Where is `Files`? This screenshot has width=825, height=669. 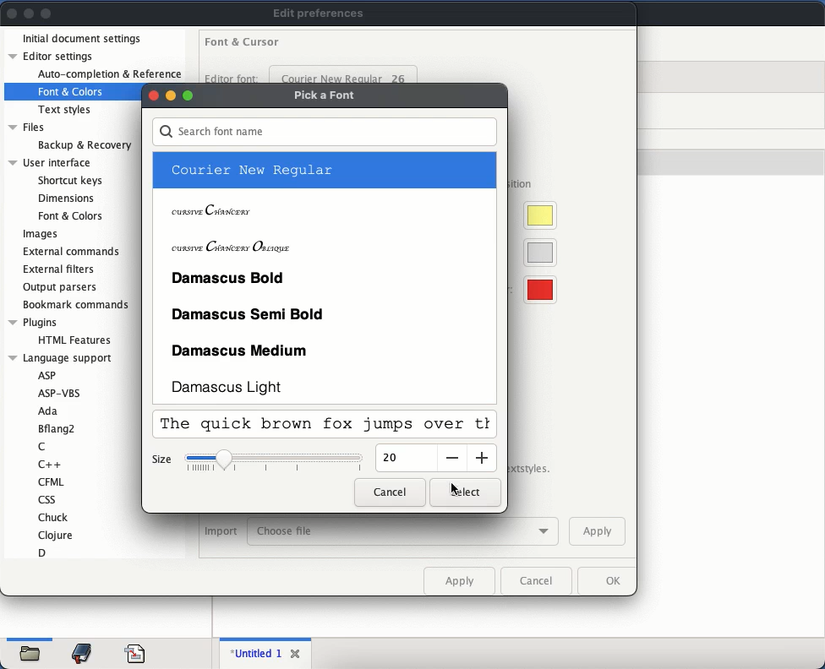
Files is located at coordinates (27, 127).